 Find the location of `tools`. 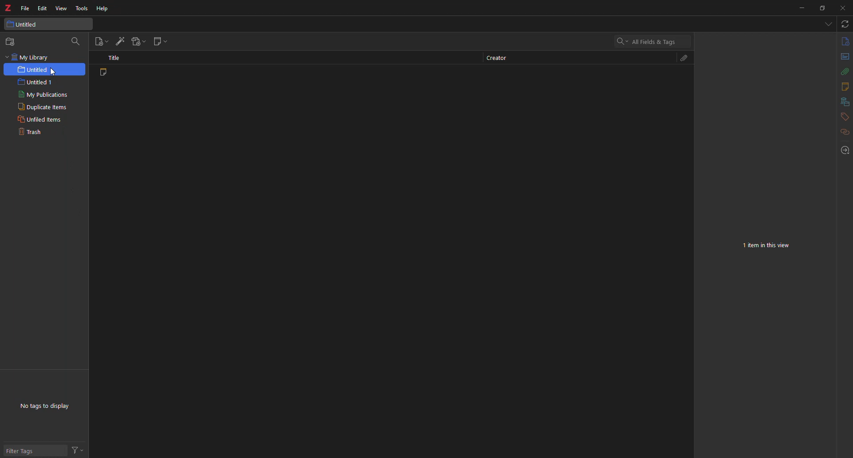

tools is located at coordinates (82, 9).